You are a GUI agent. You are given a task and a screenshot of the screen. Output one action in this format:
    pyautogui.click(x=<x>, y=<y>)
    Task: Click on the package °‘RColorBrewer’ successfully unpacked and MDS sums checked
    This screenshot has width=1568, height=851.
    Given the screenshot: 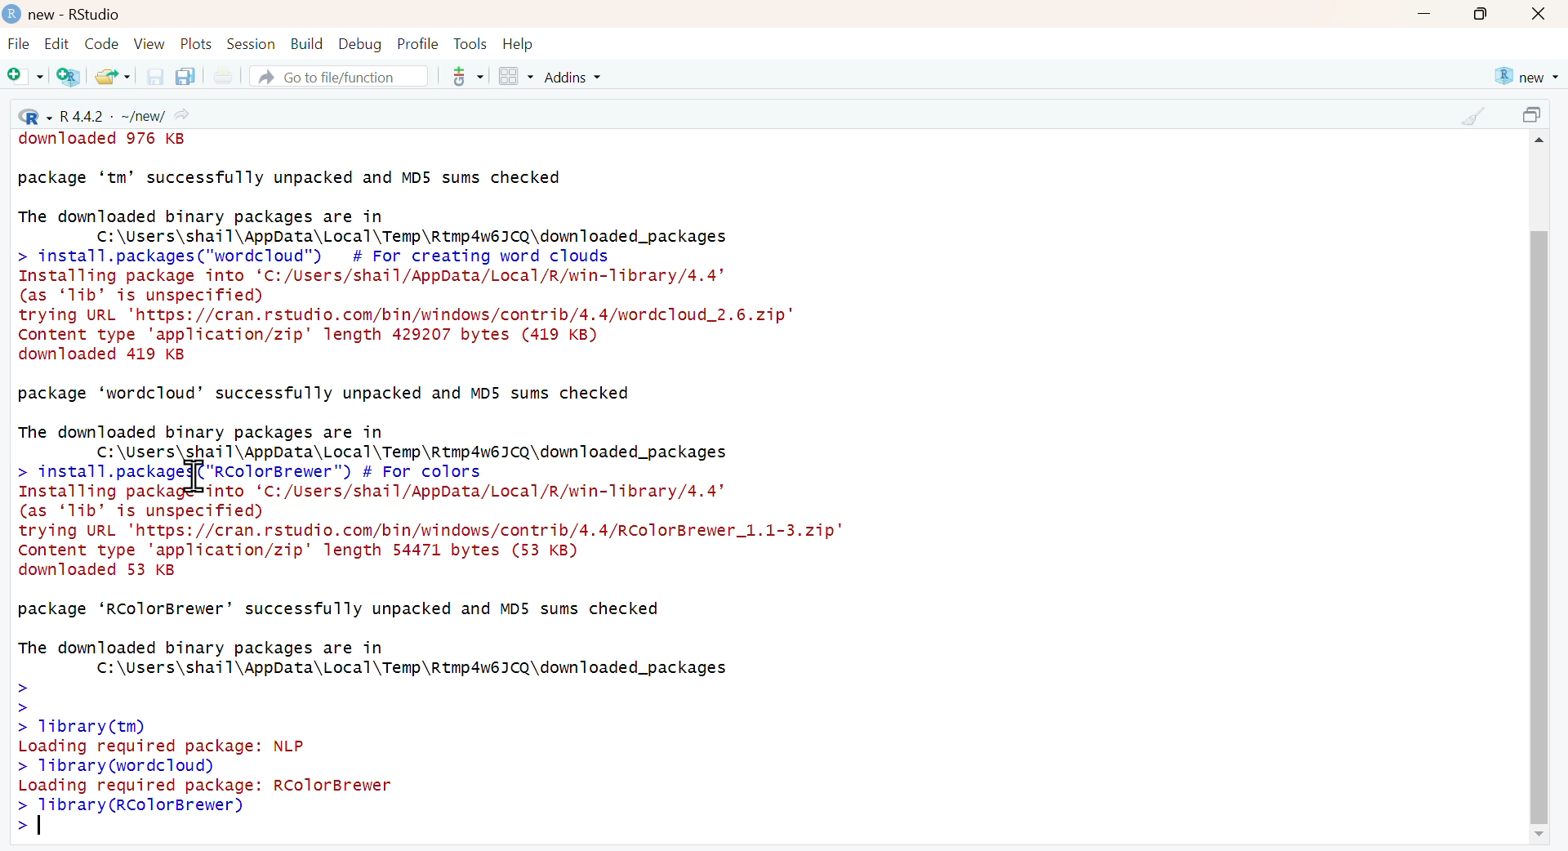 What is the action you would take?
    pyautogui.click(x=340, y=610)
    